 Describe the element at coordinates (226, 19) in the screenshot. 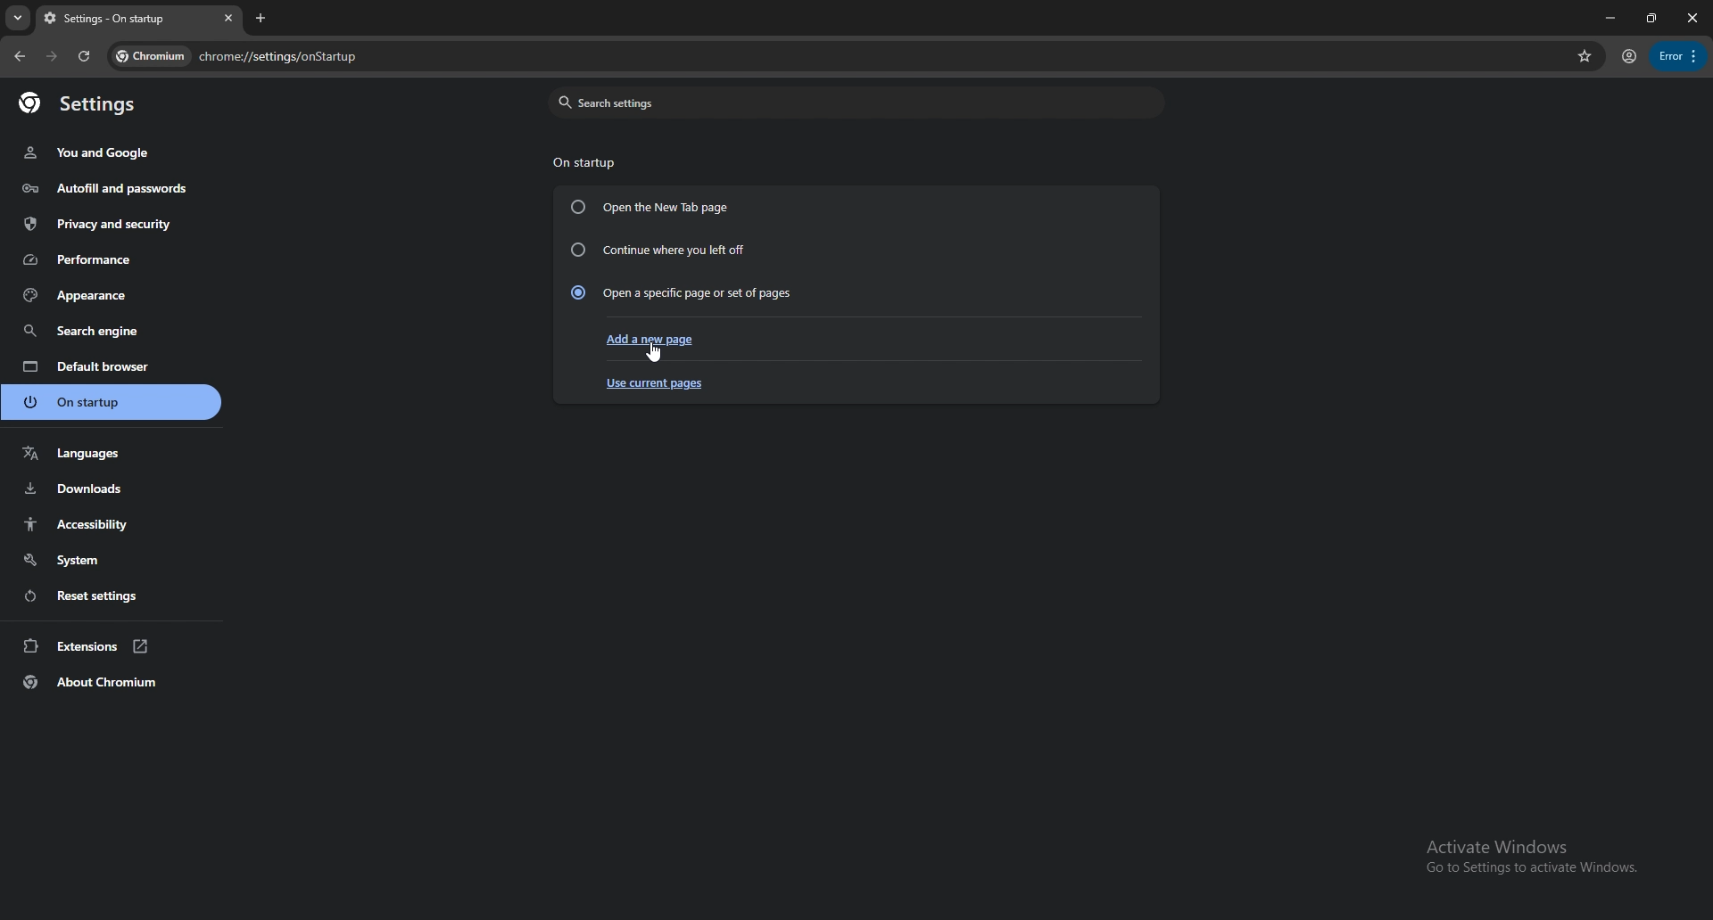

I see `close tab` at that location.